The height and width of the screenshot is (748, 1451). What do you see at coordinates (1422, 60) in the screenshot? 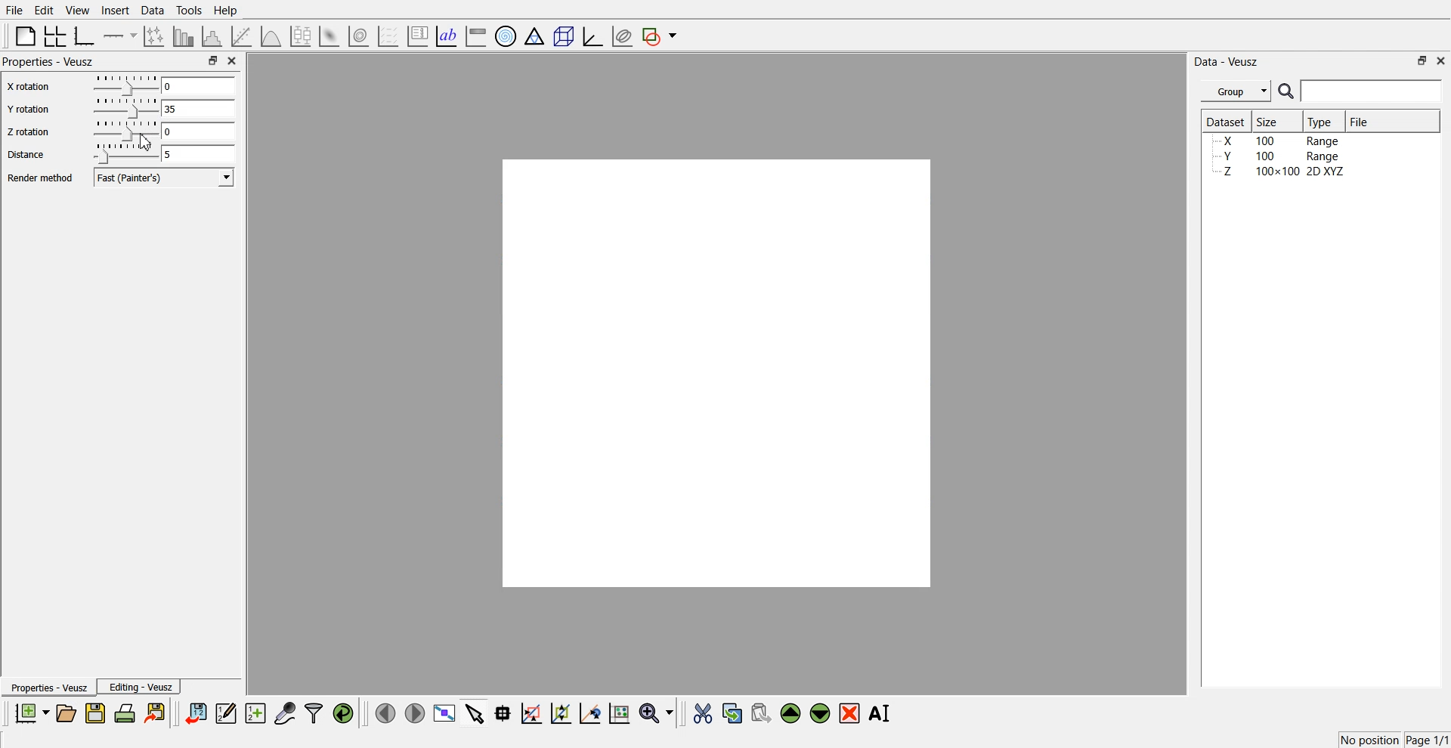
I see `Maximize` at bounding box center [1422, 60].